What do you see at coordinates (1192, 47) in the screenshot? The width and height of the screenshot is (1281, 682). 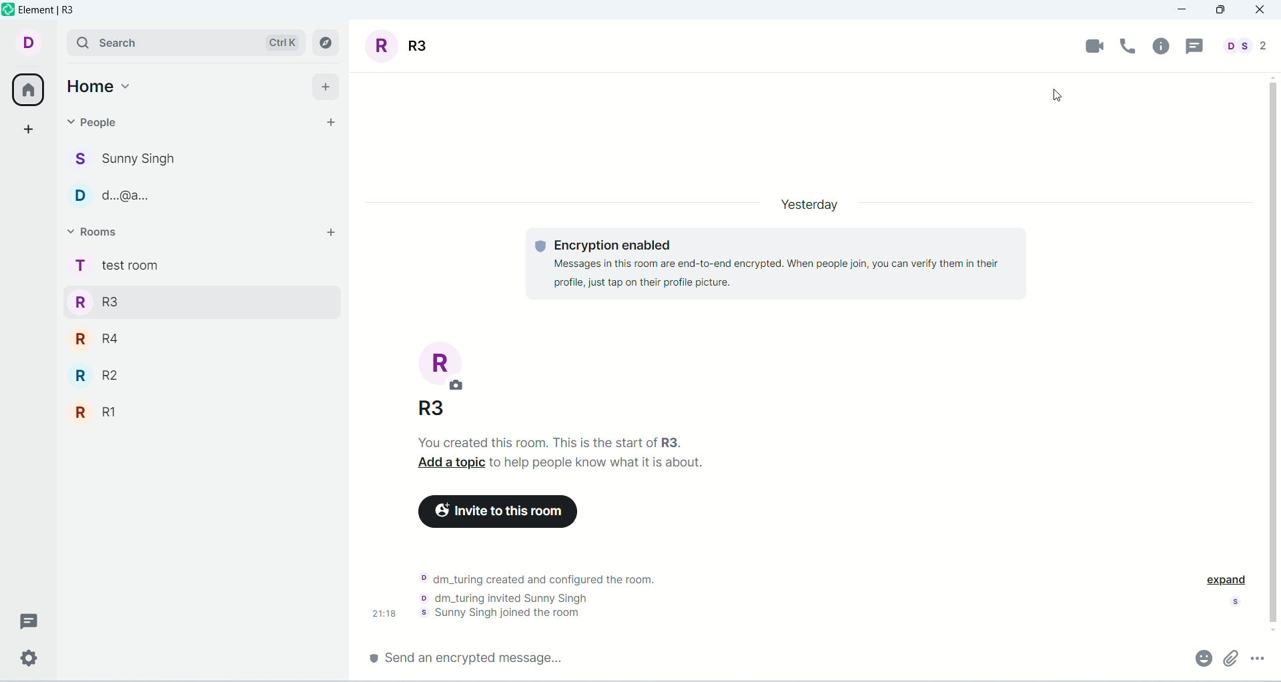 I see `threads` at bounding box center [1192, 47].